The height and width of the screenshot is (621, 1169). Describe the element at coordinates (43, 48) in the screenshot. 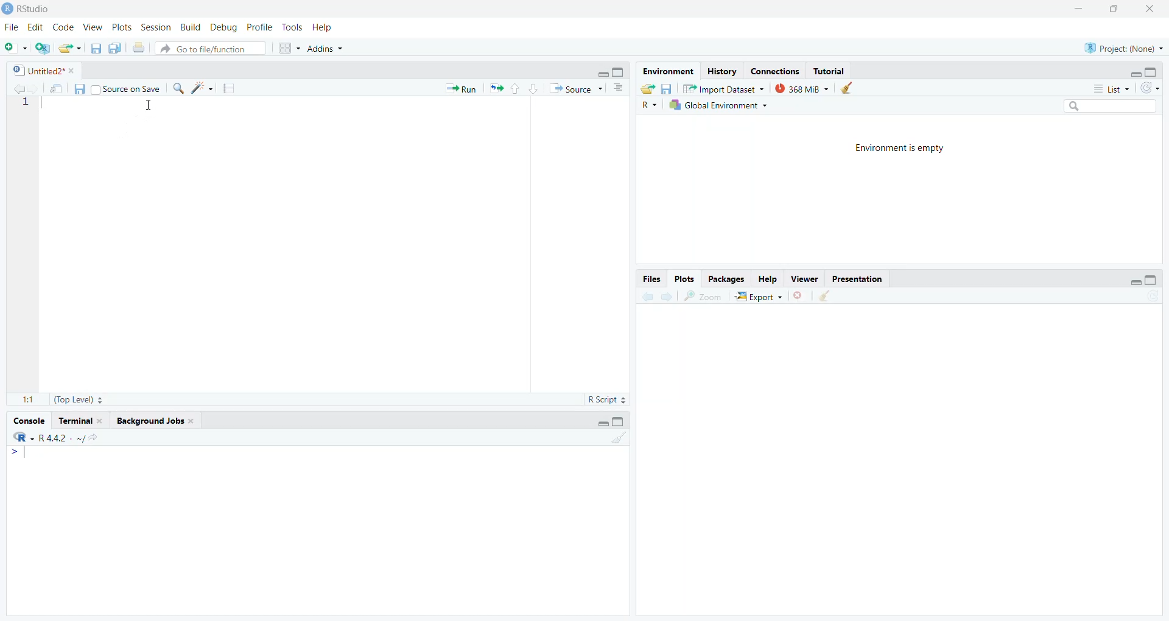

I see `add script` at that location.